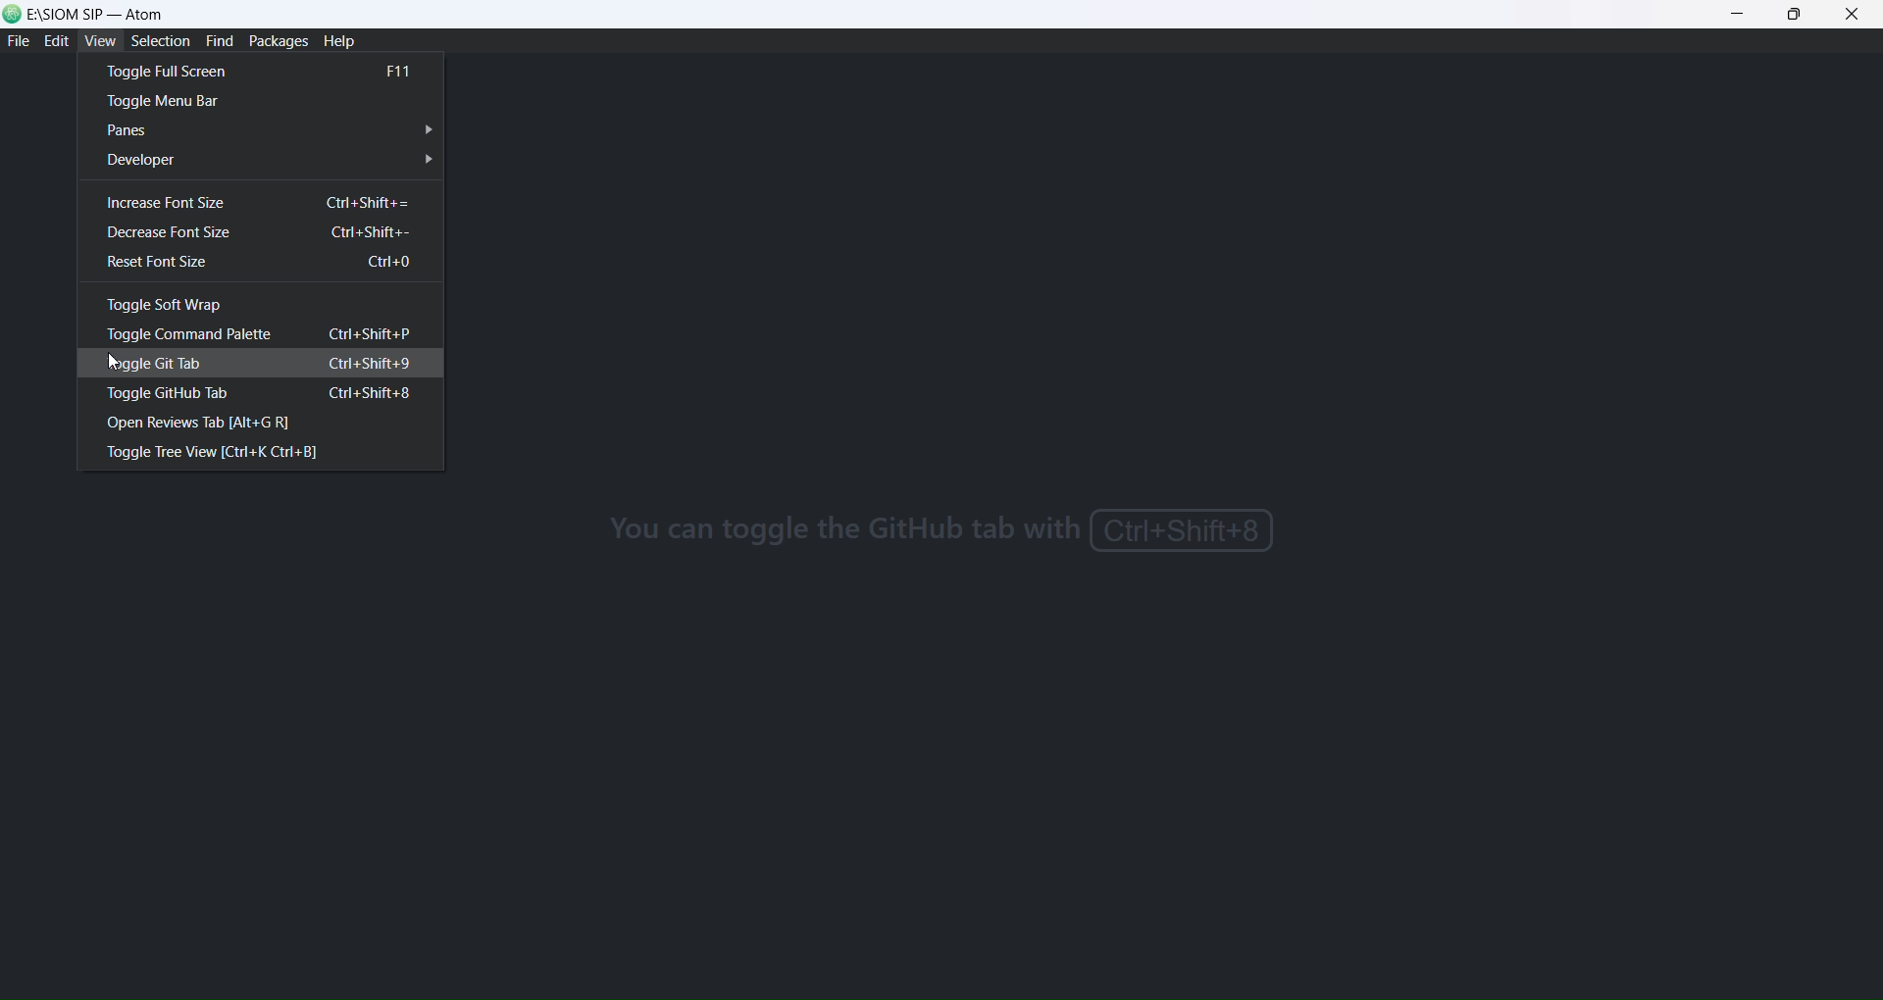 Image resolution: width=1883 pixels, height=1000 pixels. I want to click on you can toggle github using shortcut, so click(942, 532).